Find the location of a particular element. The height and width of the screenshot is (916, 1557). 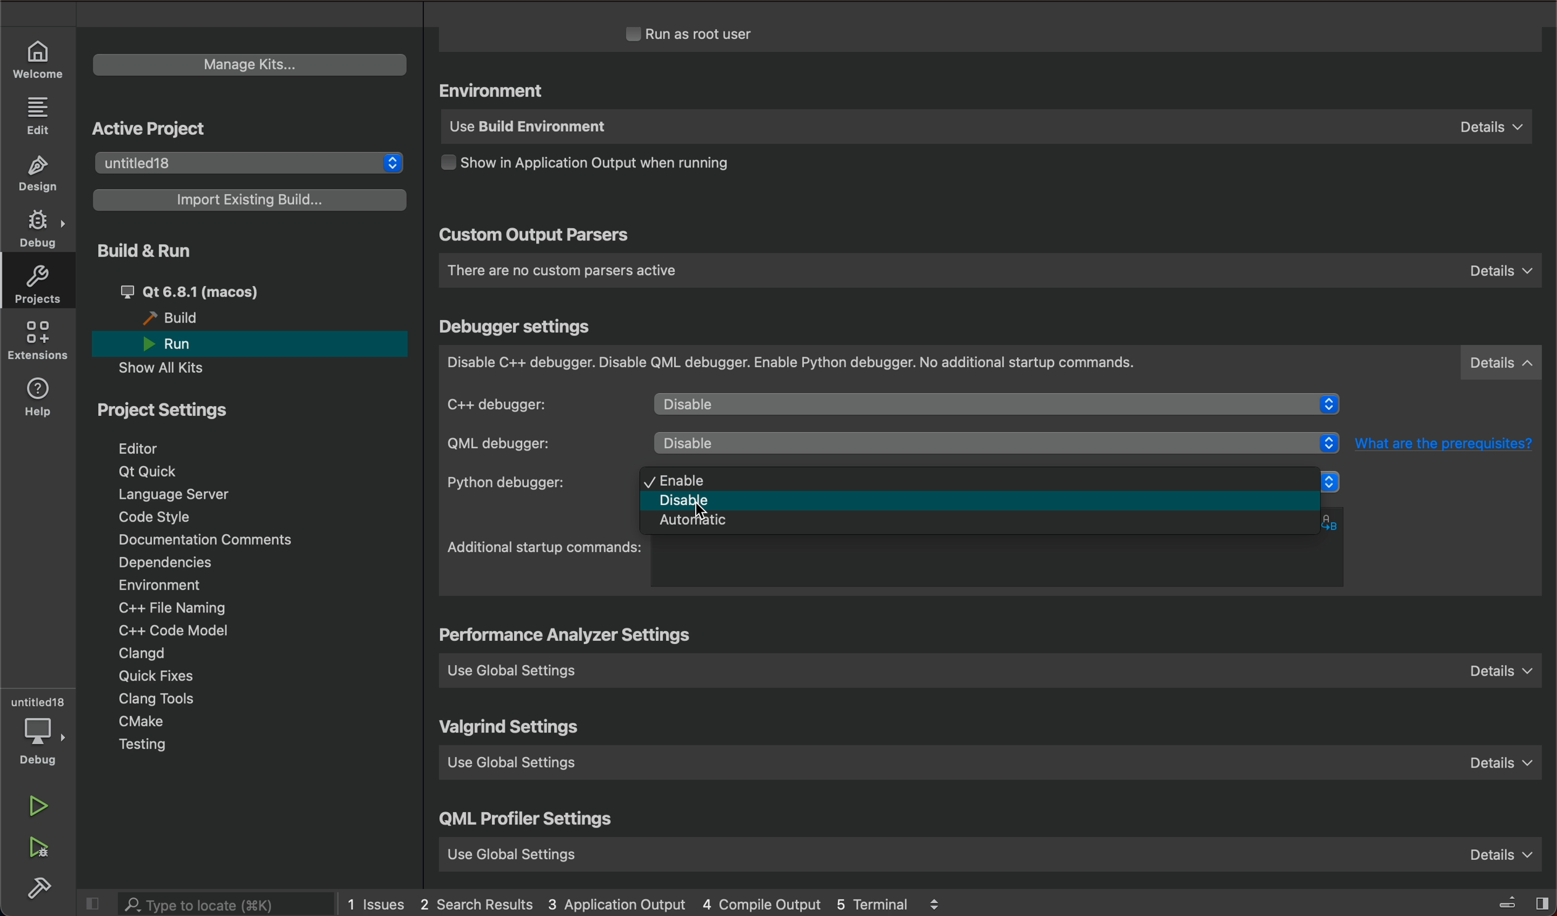

What are the prerequisites? is located at coordinates (1449, 444).